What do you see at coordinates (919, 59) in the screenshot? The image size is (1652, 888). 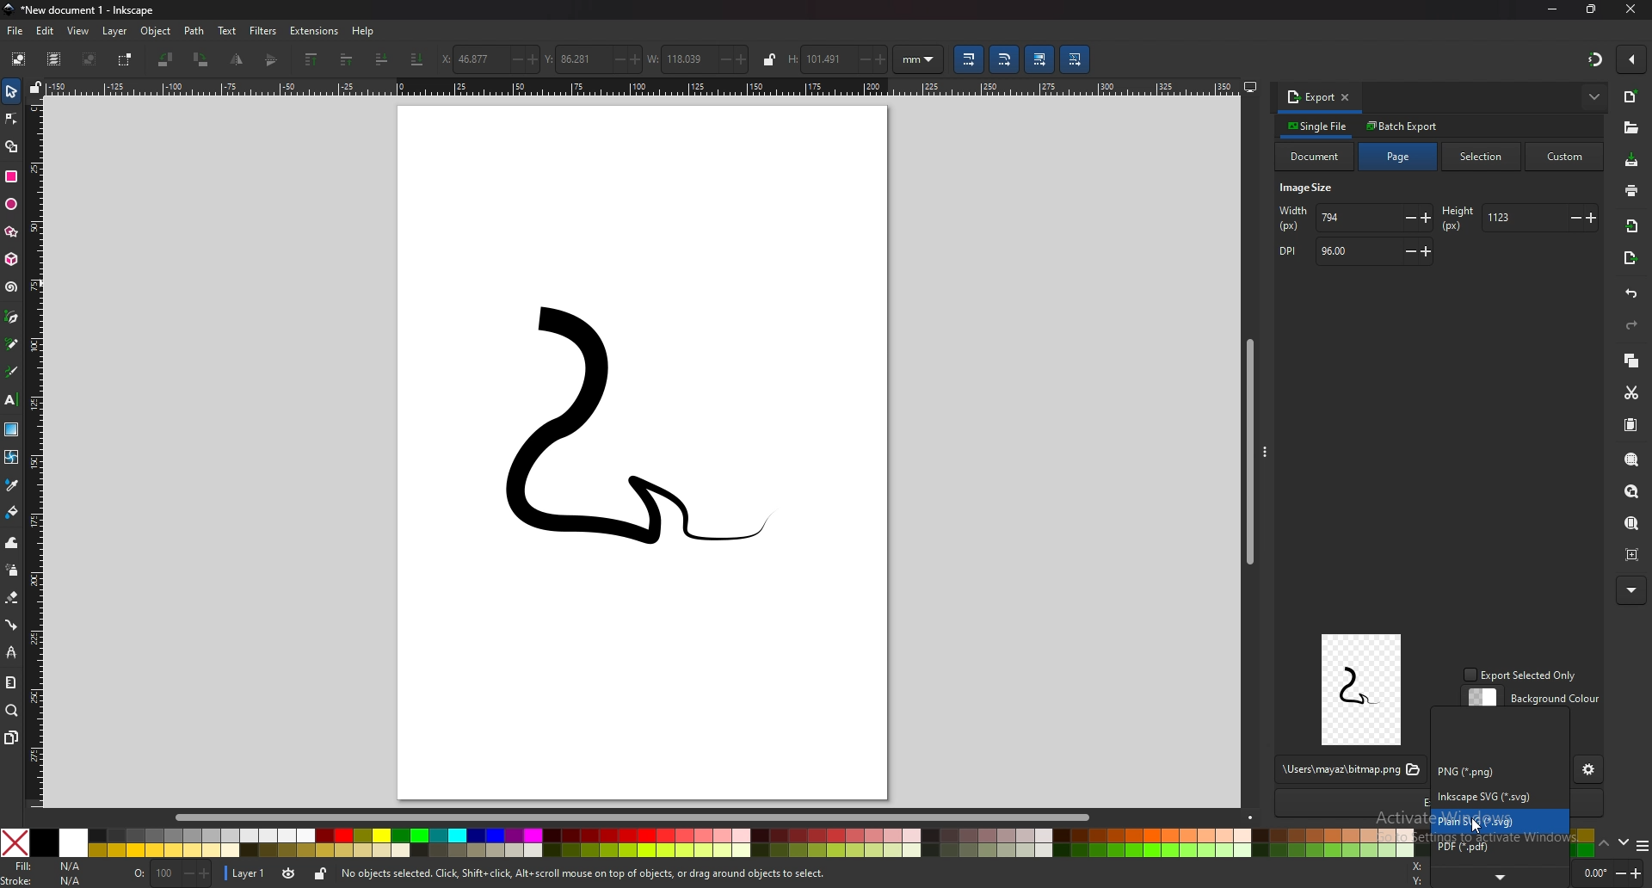 I see `units` at bounding box center [919, 59].